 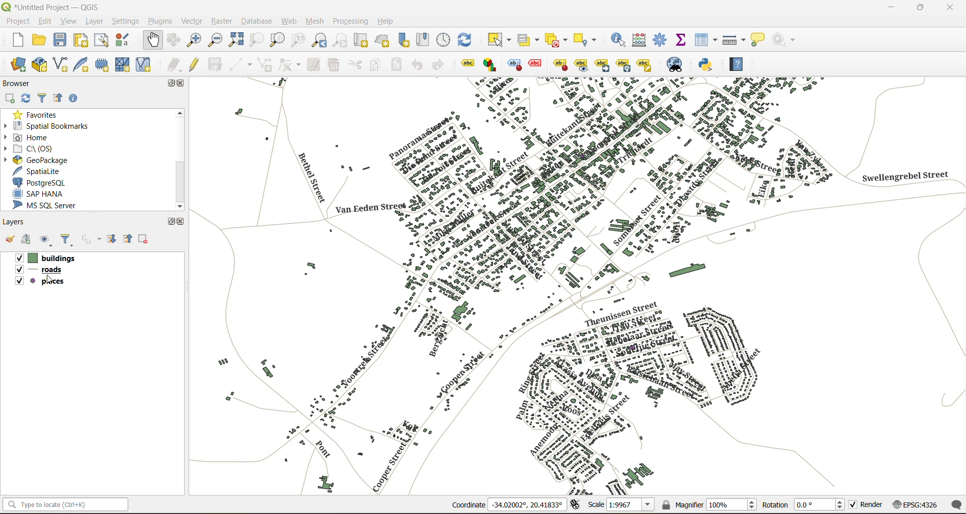 I want to click on paste, so click(x=397, y=63).